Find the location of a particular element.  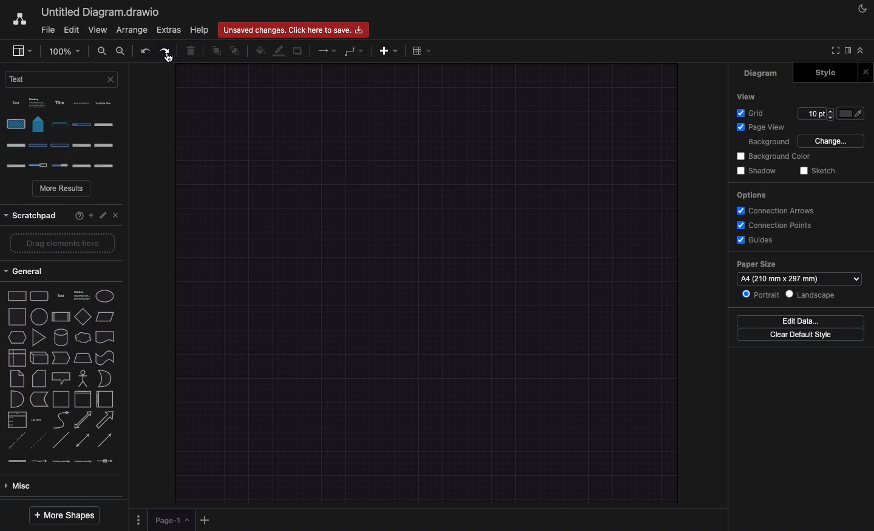

Draw.io is located at coordinates (19, 19).